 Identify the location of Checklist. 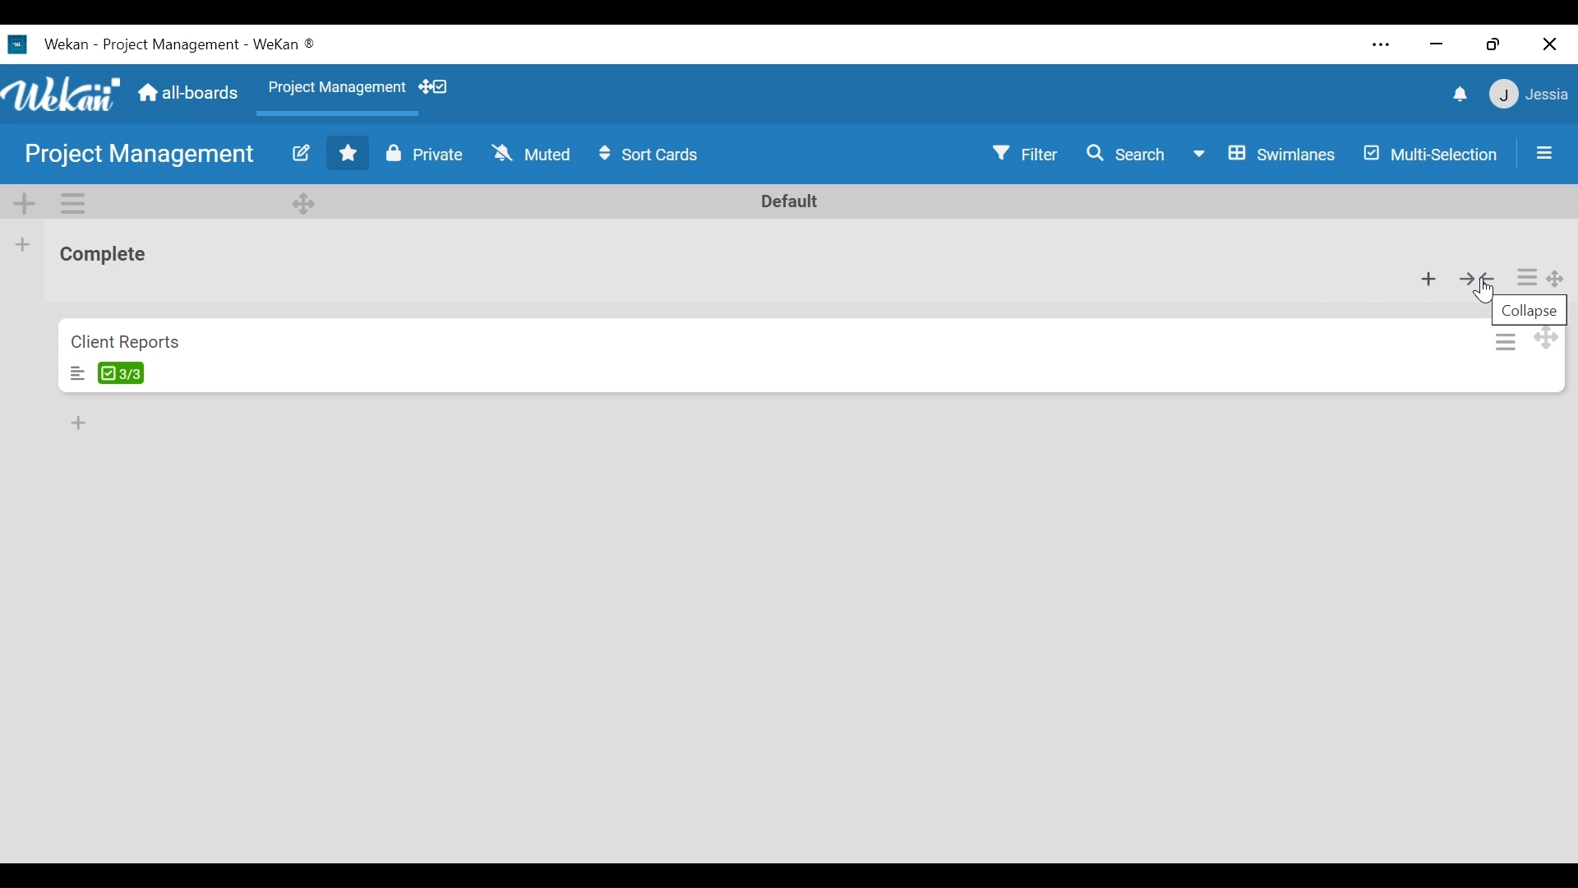
(127, 372).